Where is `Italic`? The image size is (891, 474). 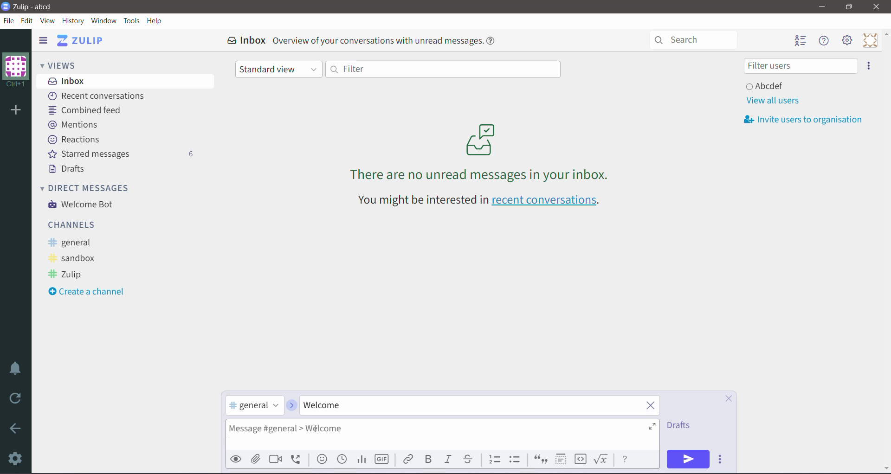
Italic is located at coordinates (447, 459).